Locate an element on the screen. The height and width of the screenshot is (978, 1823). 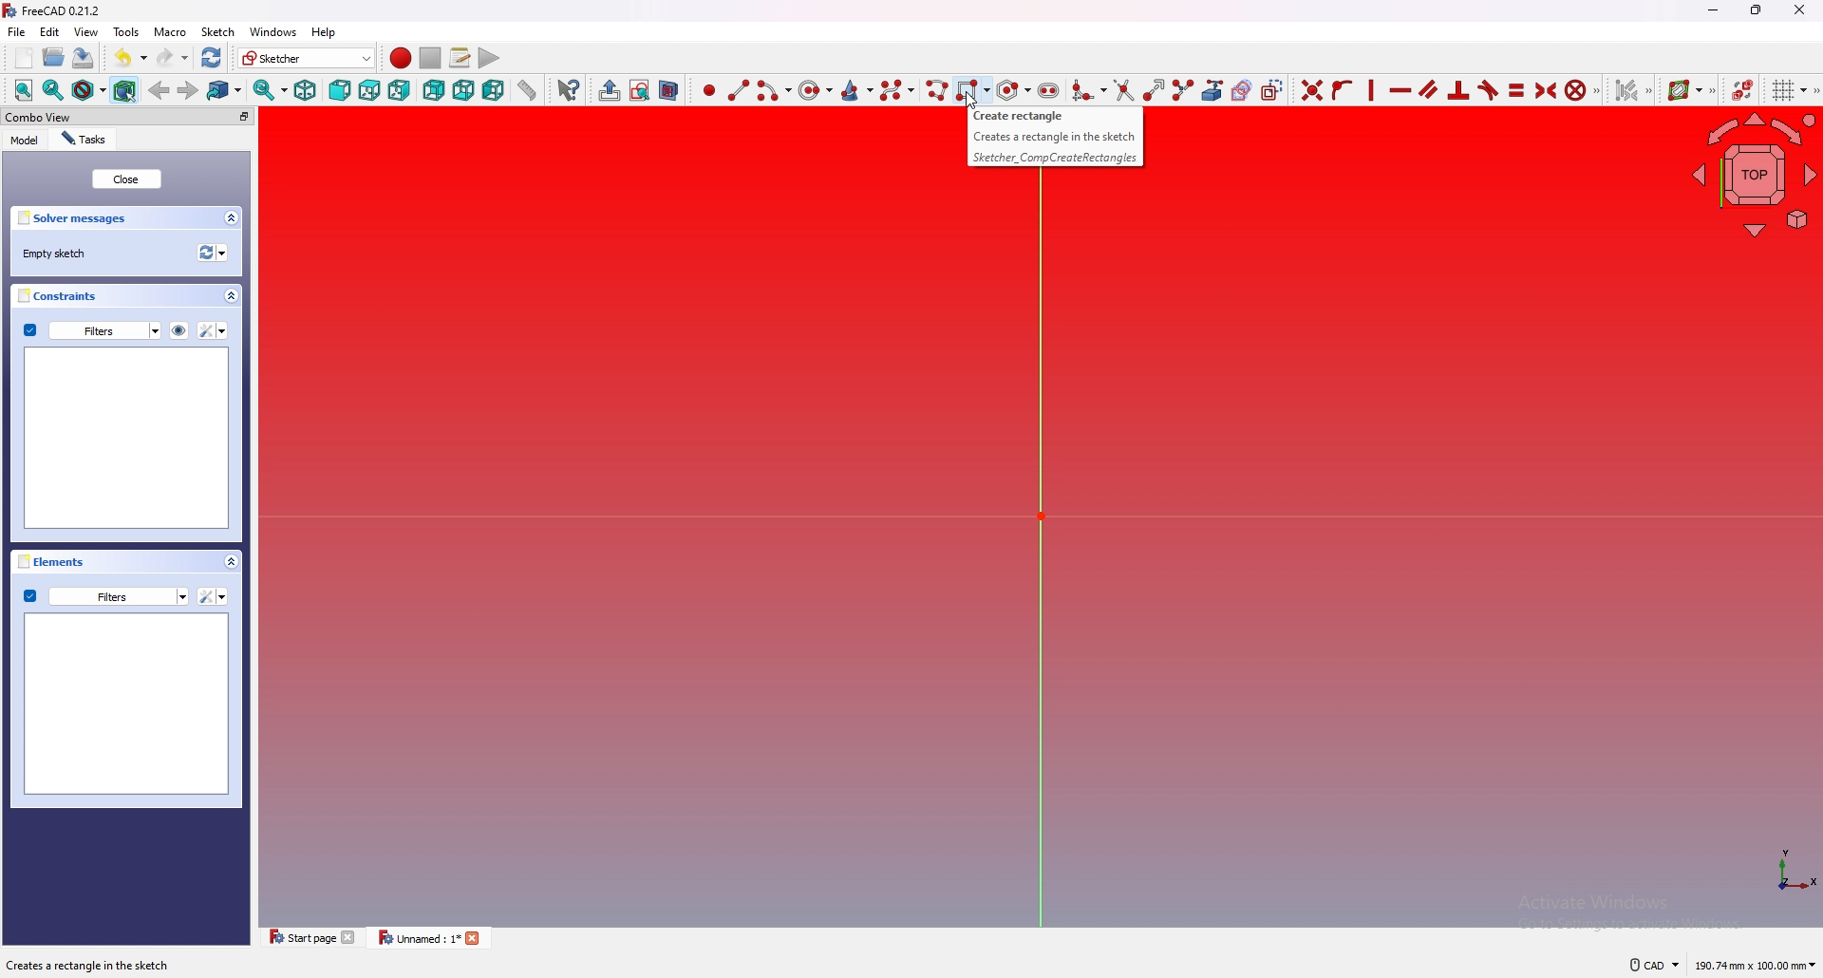
collapse is located at coordinates (231, 218).